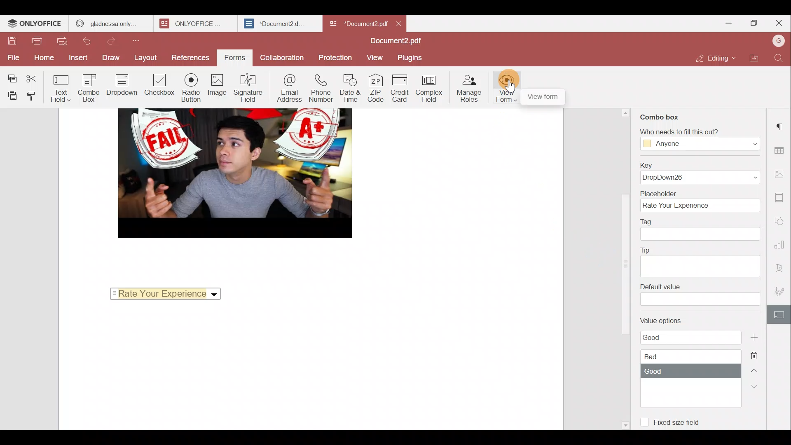 This screenshot has width=791, height=445. I want to click on Copy style, so click(35, 96).